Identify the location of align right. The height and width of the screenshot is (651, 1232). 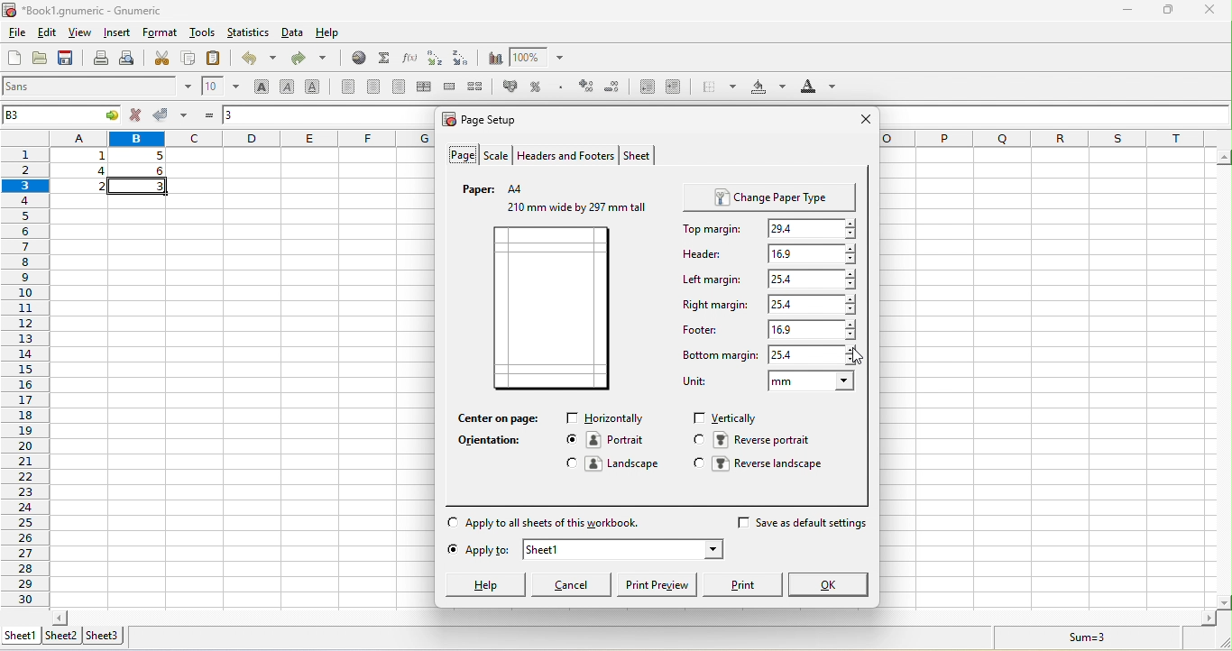
(401, 87).